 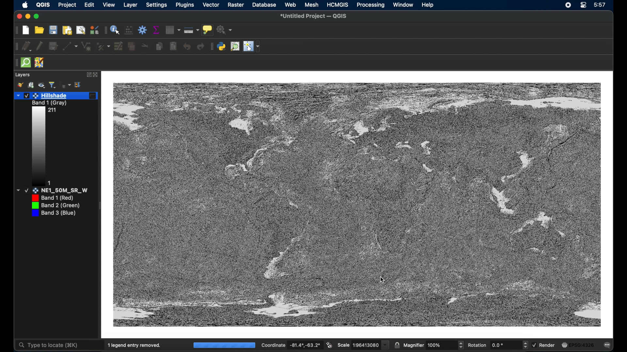 I want to click on no action selected , so click(x=225, y=30).